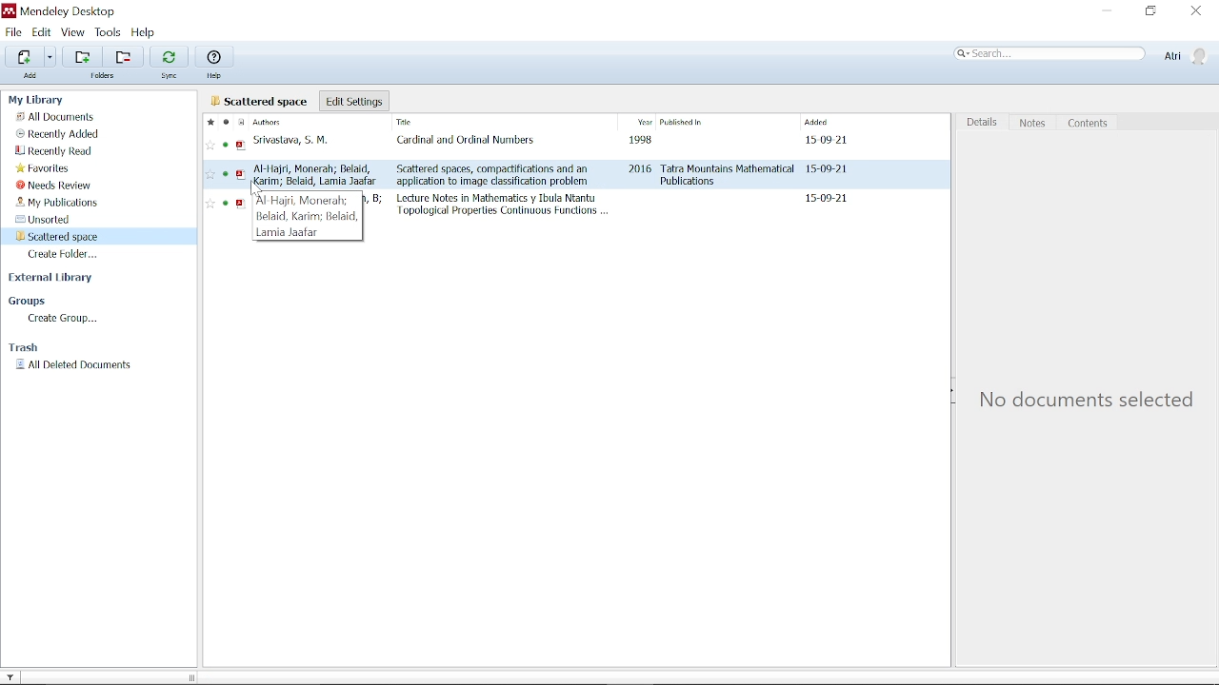 This screenshot has height=685, width=1219. What do you see at coordinates (241, 181) in the screenshot?
I see `PDF` at bounding box center [241, 181].